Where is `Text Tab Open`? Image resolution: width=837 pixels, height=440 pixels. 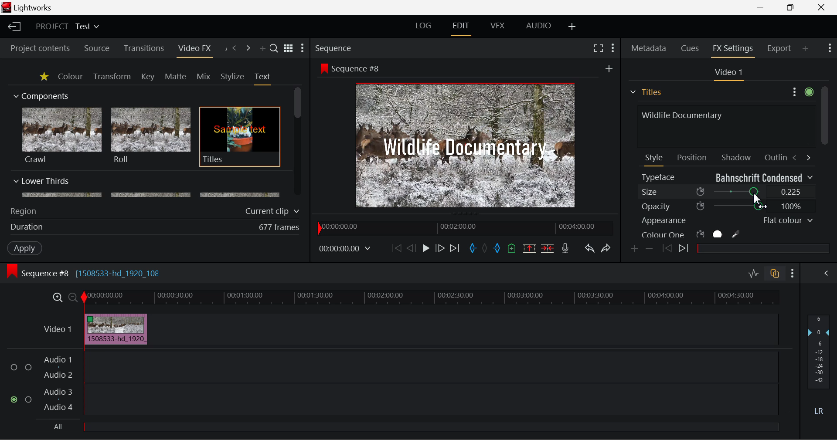 Text Tab Open is located at coordinates (265, 78).